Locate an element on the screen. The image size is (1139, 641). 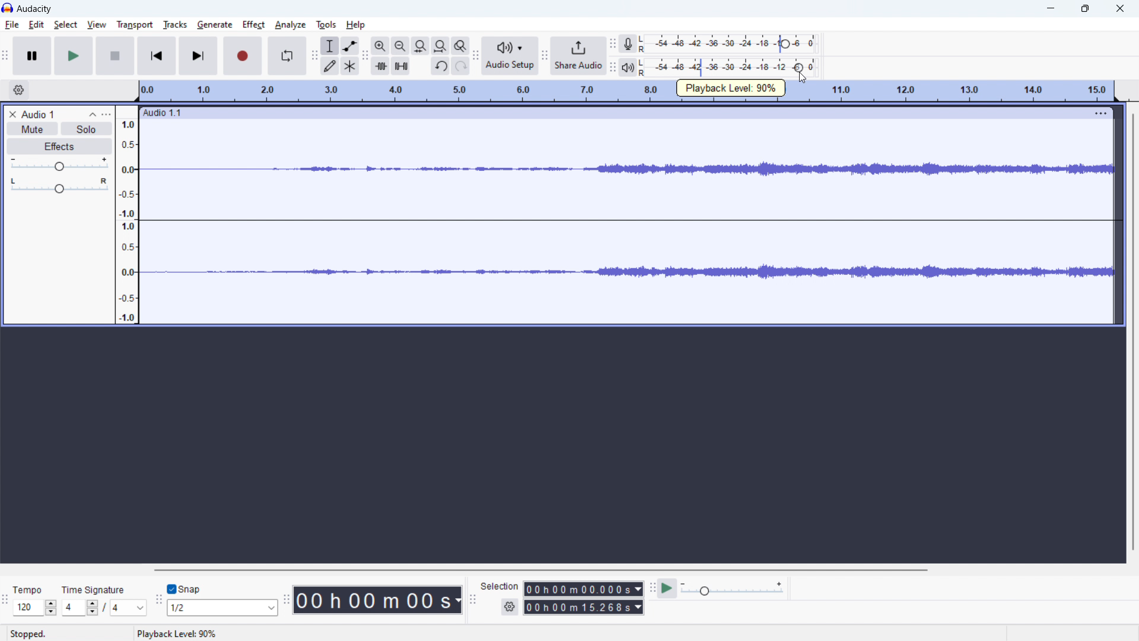
maximize is located at coordinates (1085, 8).